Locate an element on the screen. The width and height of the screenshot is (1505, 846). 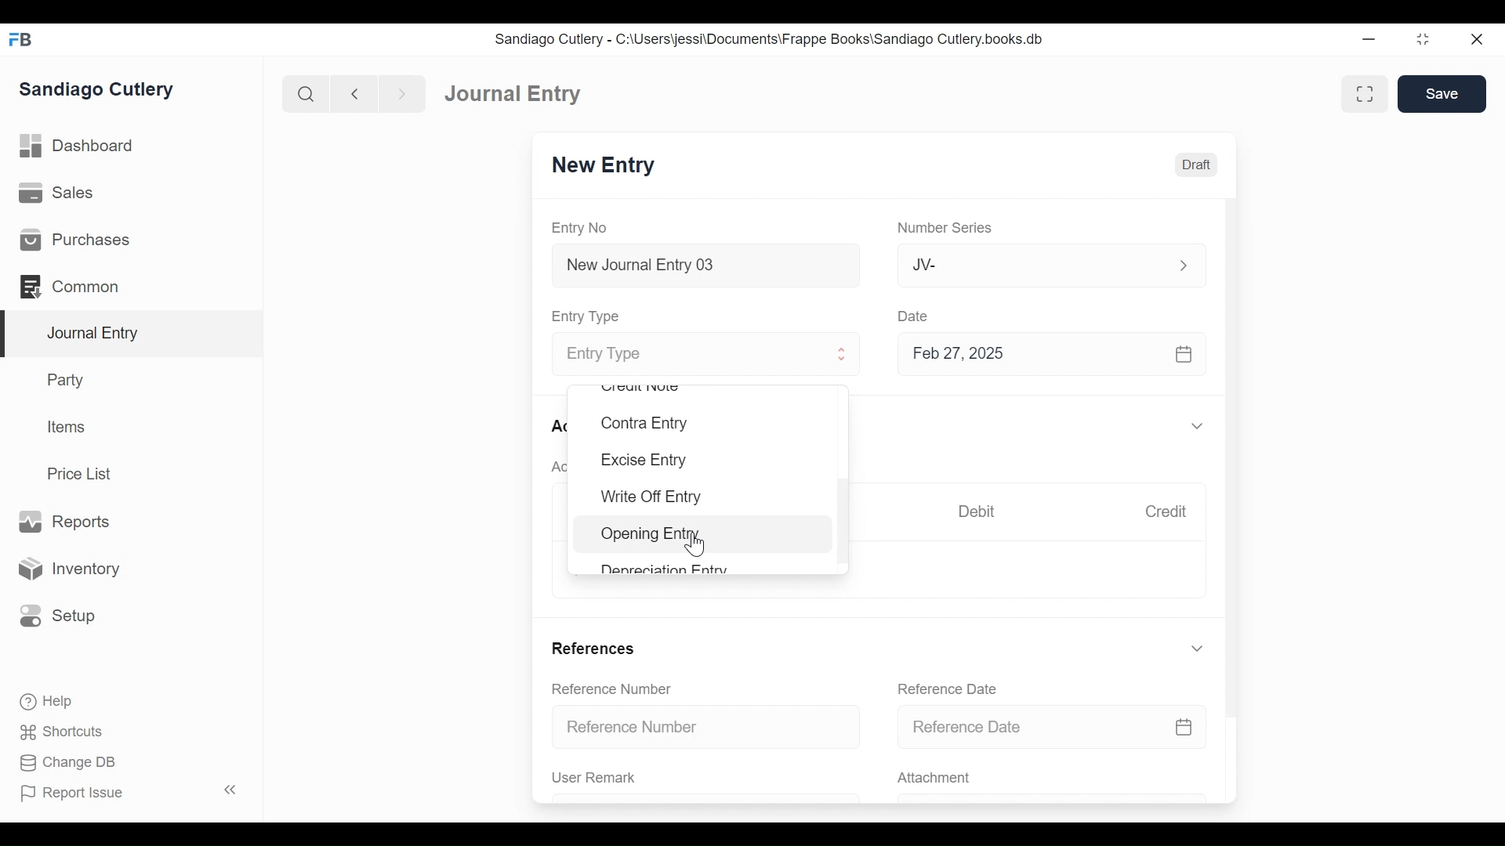
Shortcuts is located at coordinates (63, 734).